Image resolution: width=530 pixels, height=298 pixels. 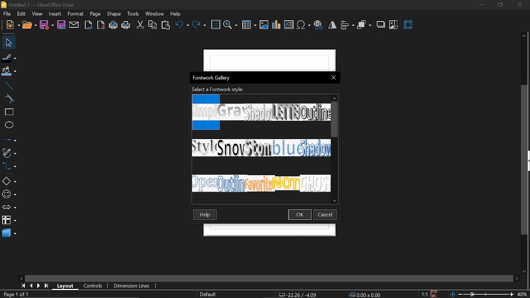 I want to click on fontwork styles, so click(x=260, y=143).